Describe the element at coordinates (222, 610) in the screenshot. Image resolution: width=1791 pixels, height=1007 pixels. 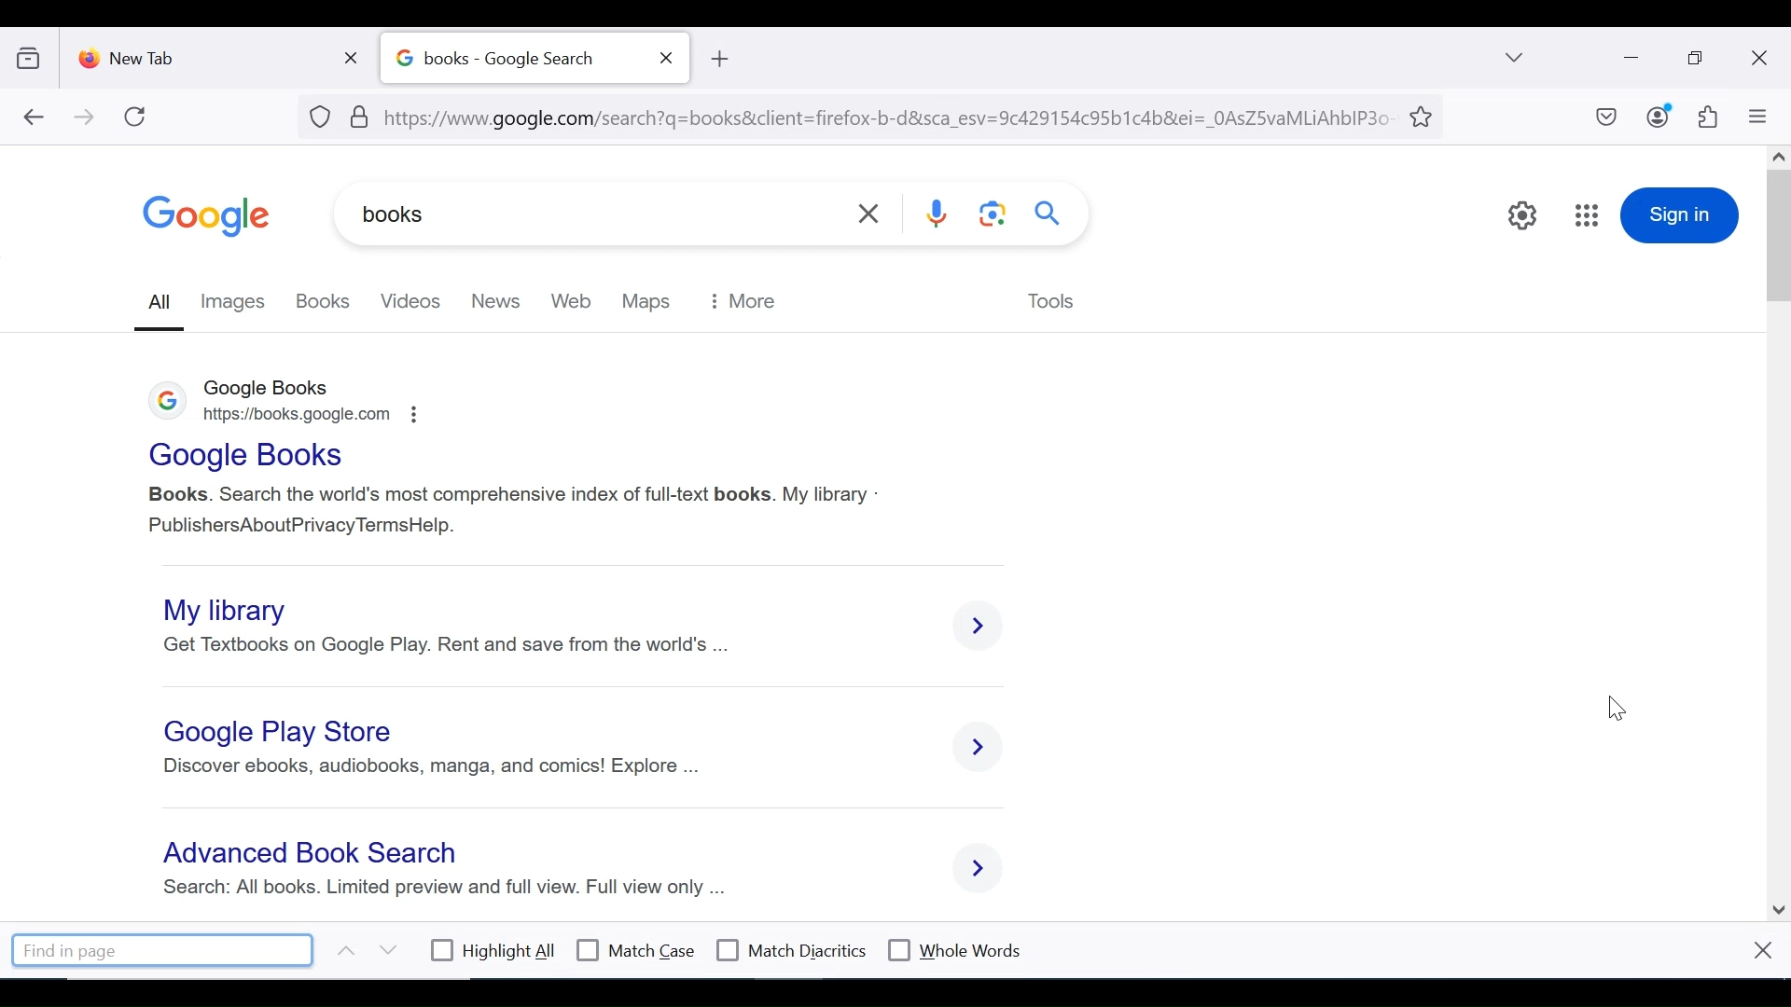
I see `My library` at that location.